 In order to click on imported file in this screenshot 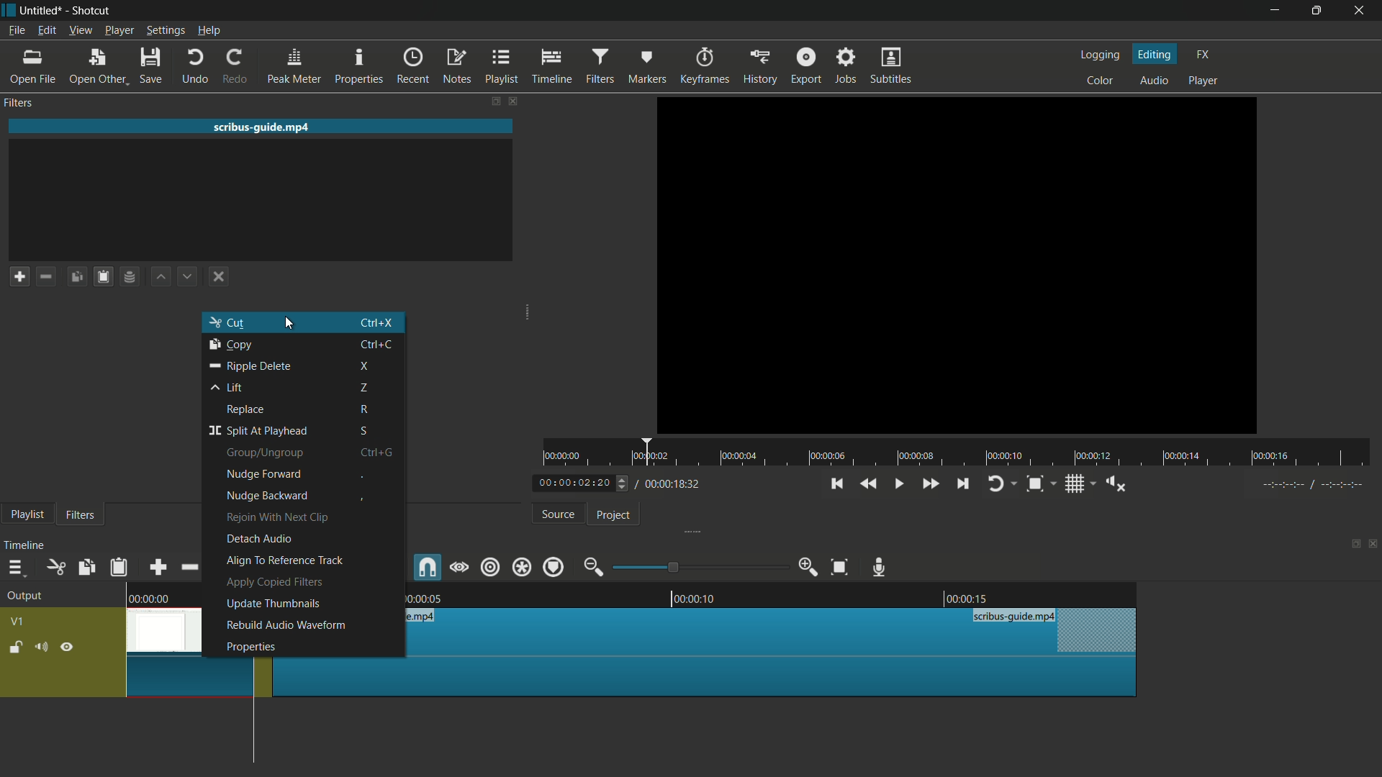, I will do `click(957, 265)`.